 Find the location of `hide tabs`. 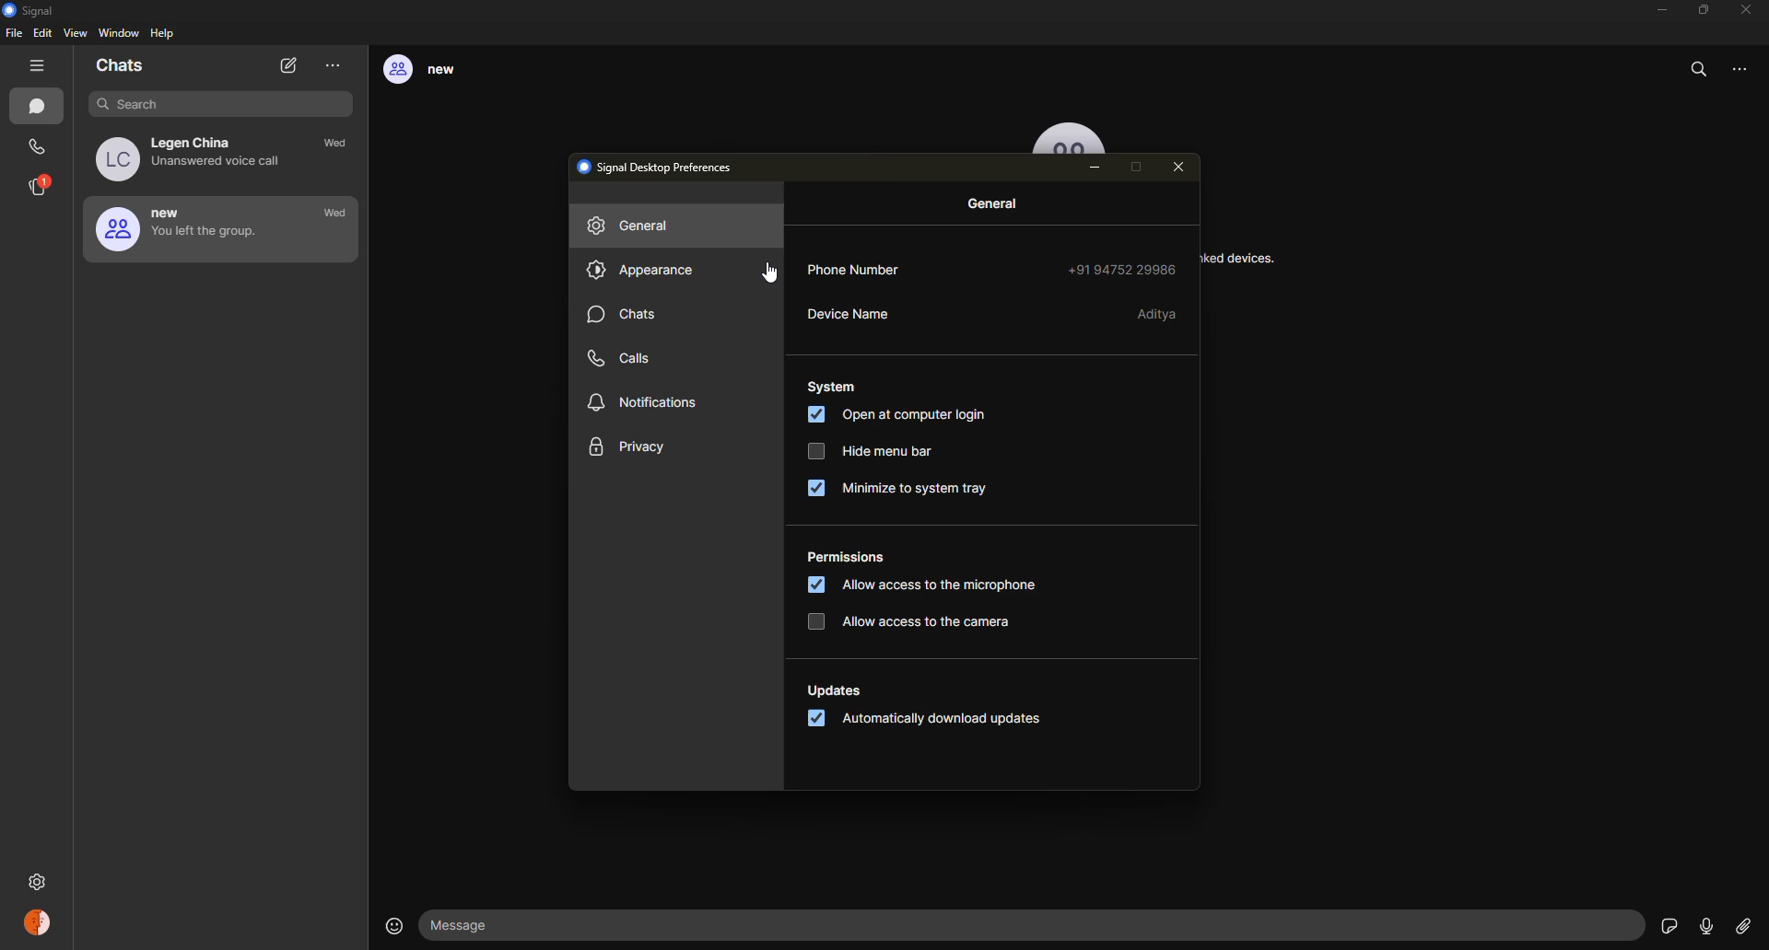

hide tabs is located at coordinates (41, 66).